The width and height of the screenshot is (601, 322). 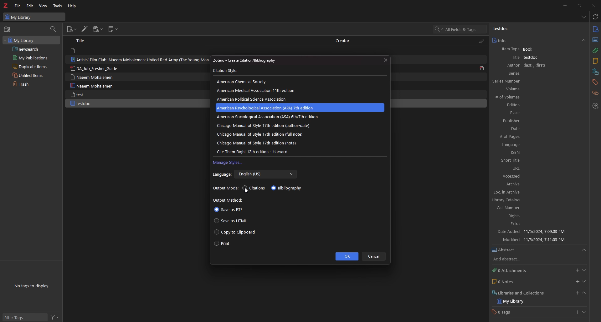 What do you see at coordinates (510, 57) in the screenshot?
I see `Title` at bounding box center [510, 57].